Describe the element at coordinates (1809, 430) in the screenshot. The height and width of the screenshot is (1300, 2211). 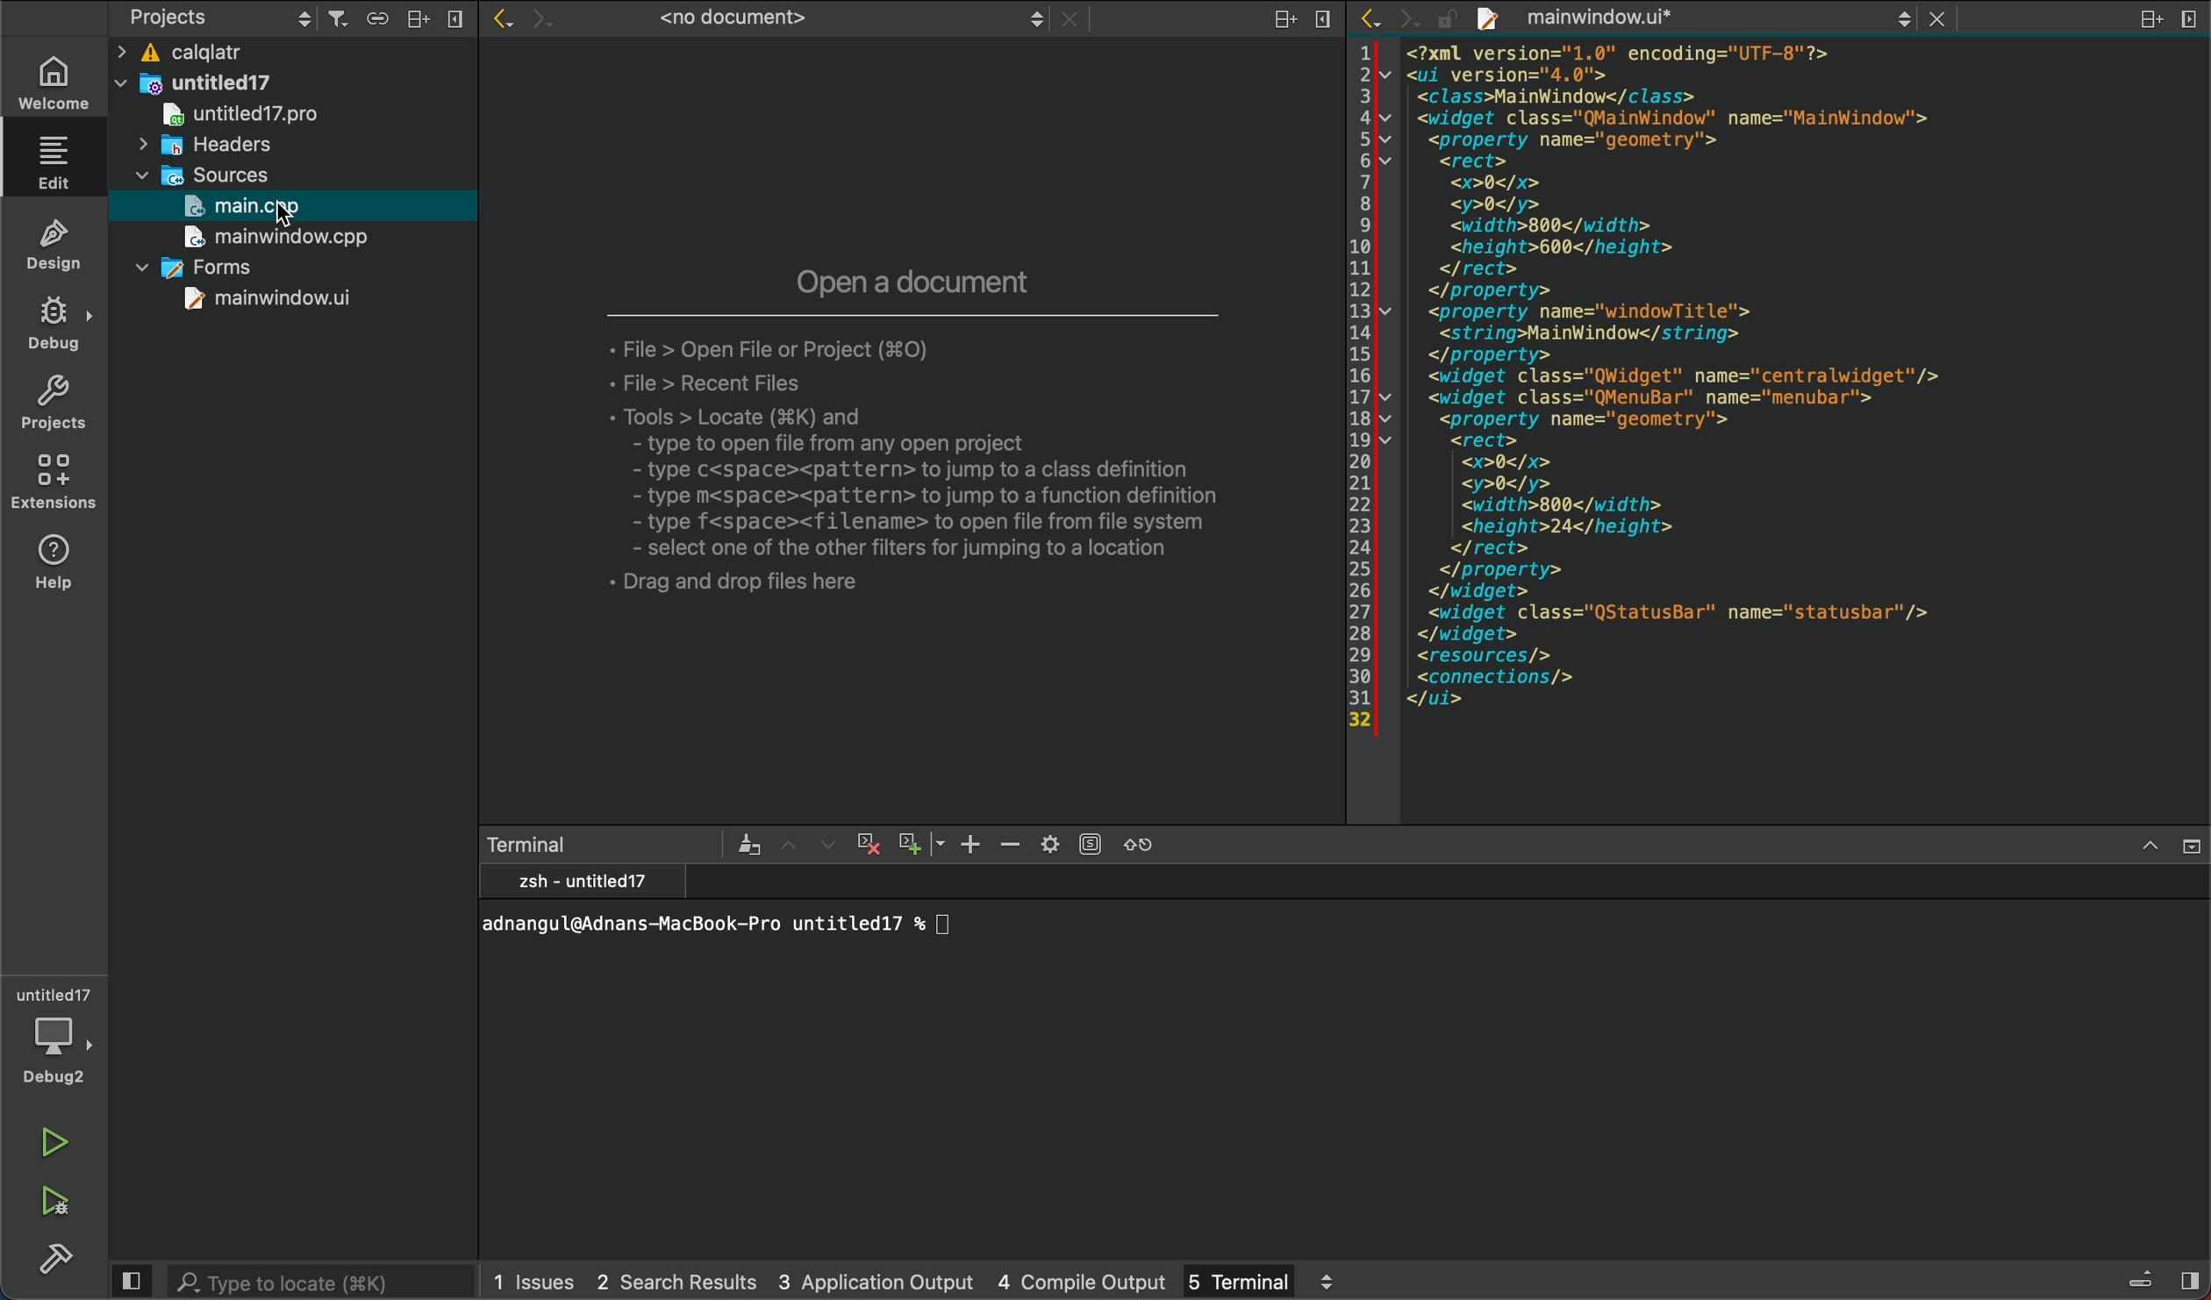
I see `file content` at that location.